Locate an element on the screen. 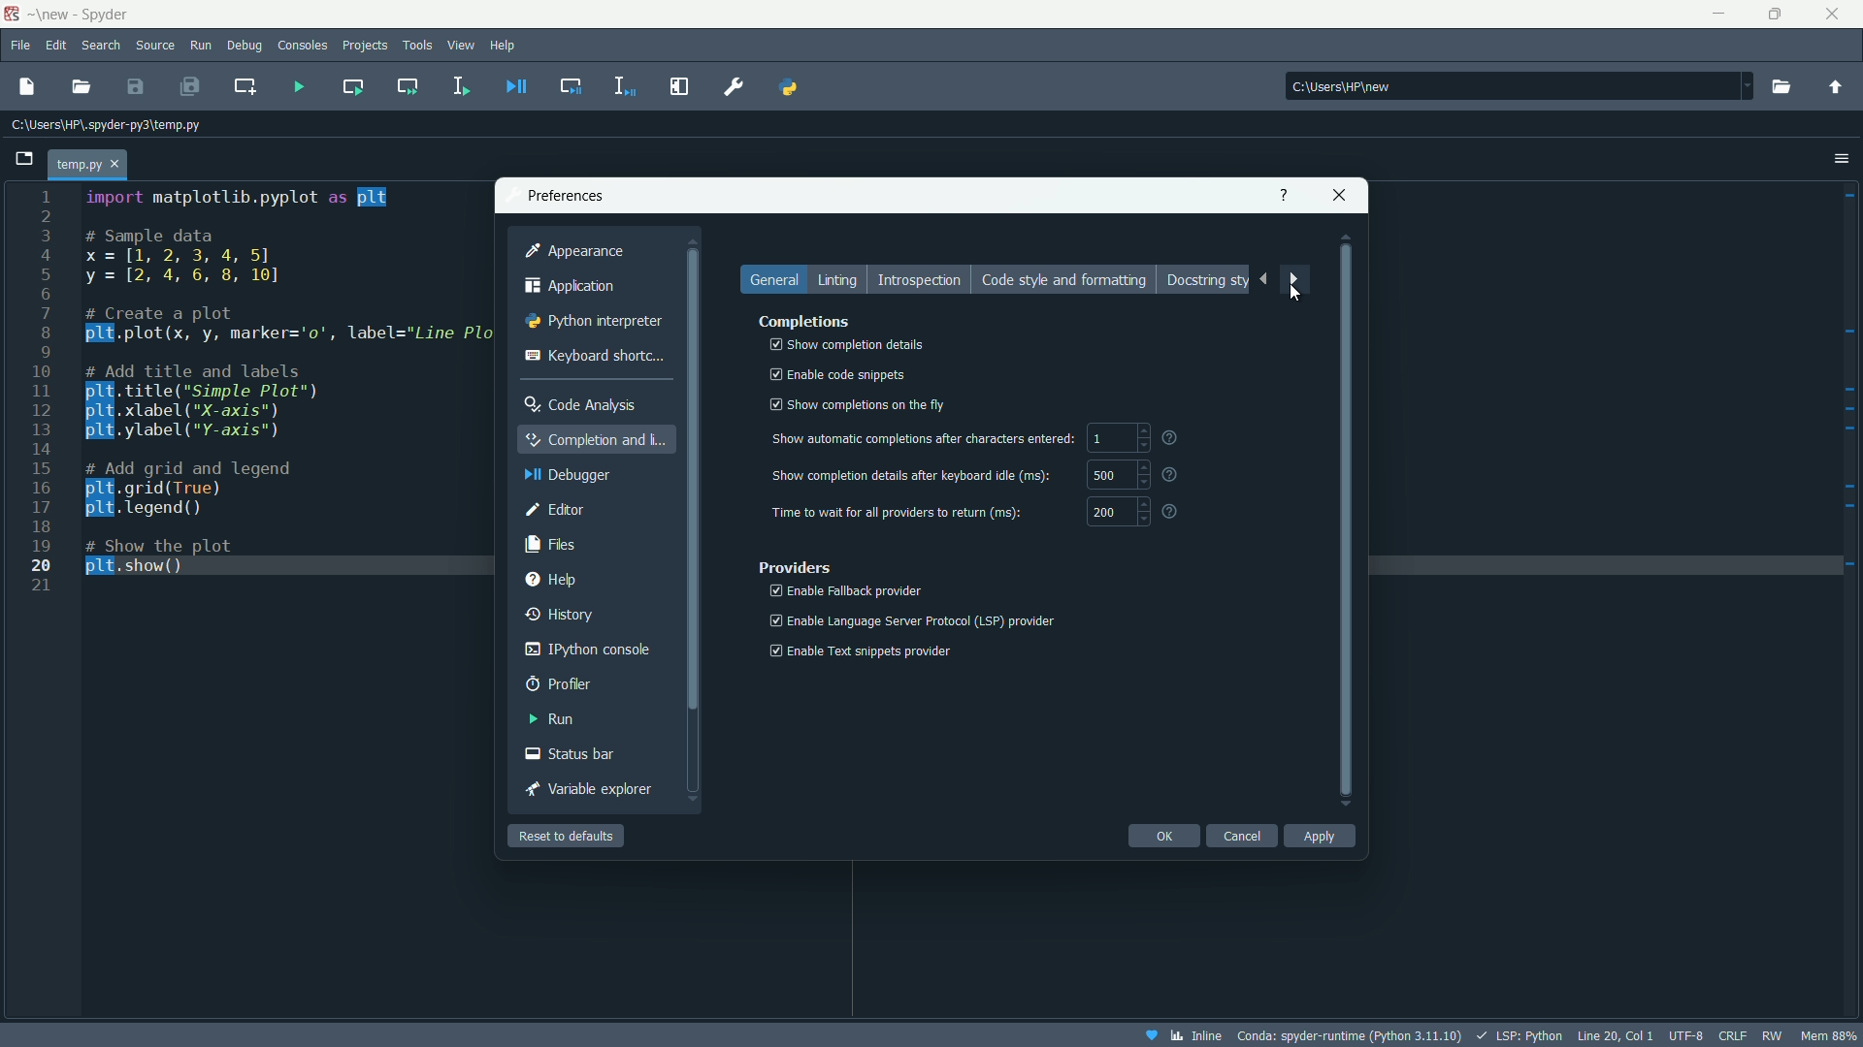  completion and linting is located at coordinates (599, 438).